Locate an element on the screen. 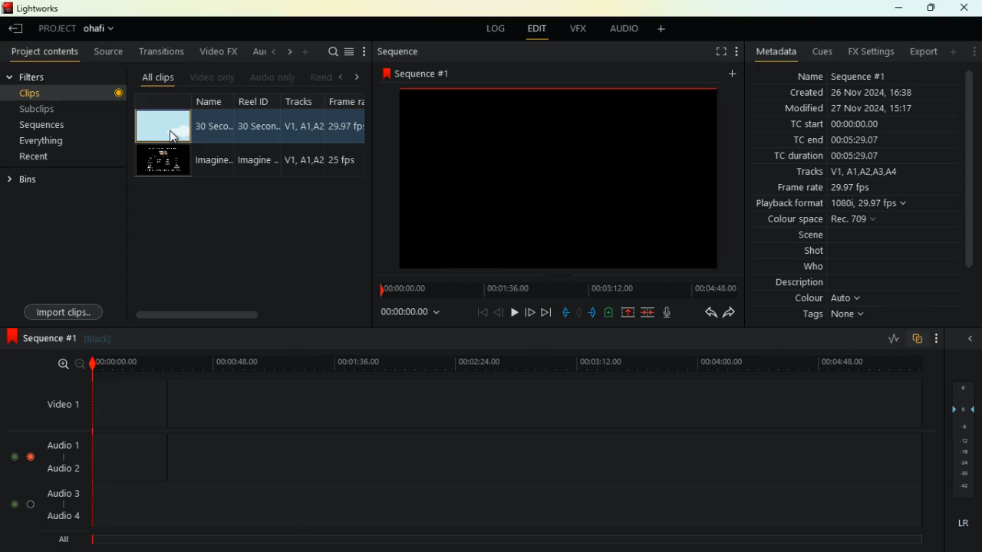  beggining is located at coordinates (476, 312).